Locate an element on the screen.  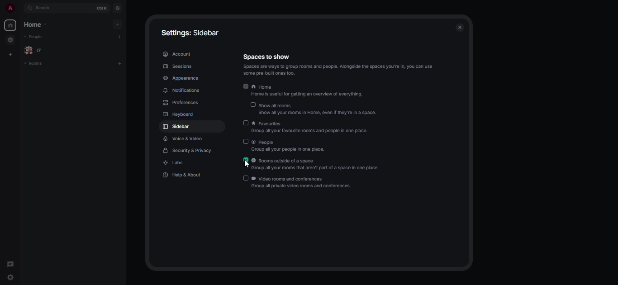
disabled is located at coordinates (252, 104).